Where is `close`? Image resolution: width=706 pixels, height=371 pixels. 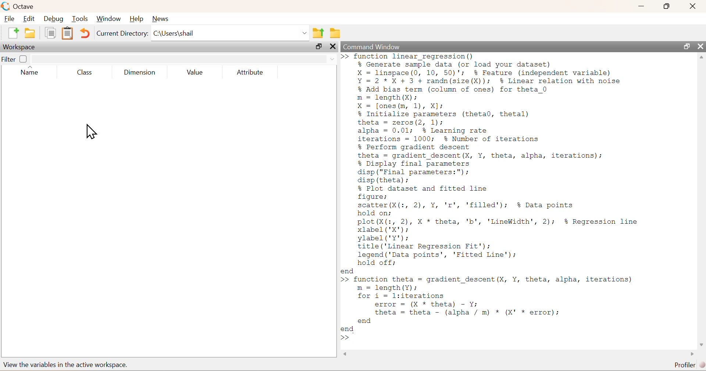 close is located at coordinates (701, 46).